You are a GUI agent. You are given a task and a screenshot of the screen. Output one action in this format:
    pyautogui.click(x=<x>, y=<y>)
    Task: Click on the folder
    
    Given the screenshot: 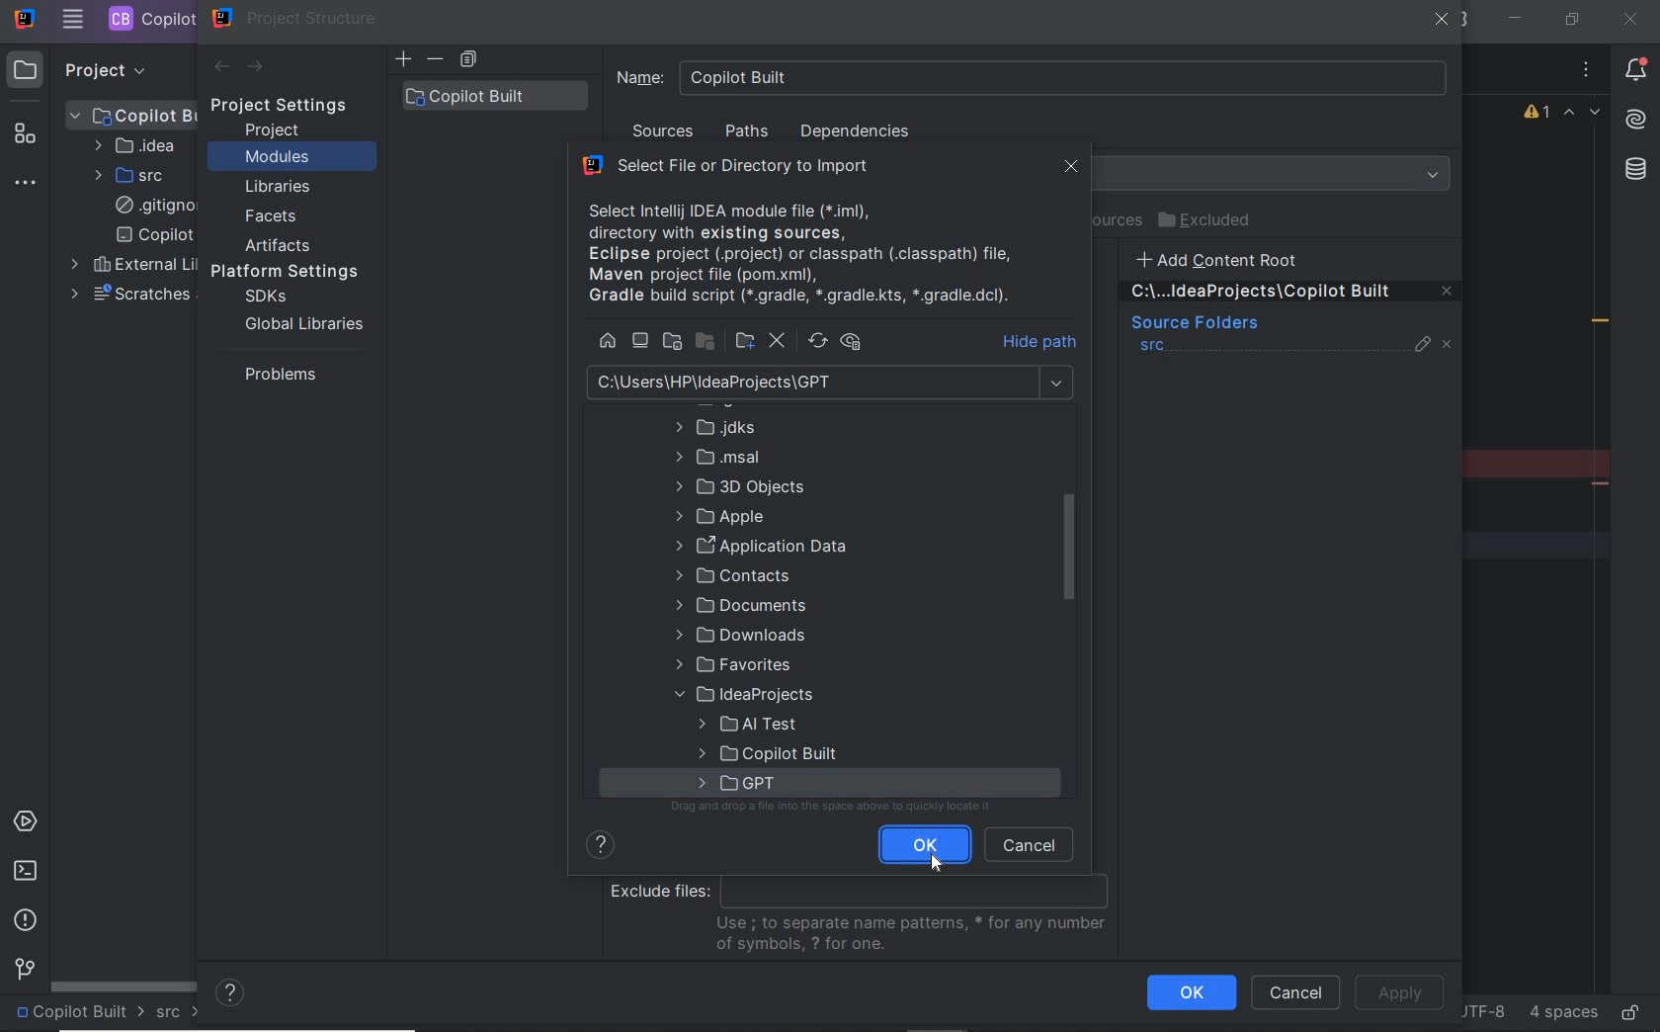 What is the action you would take?
    pyautogui.click(x=762, y=545)
    